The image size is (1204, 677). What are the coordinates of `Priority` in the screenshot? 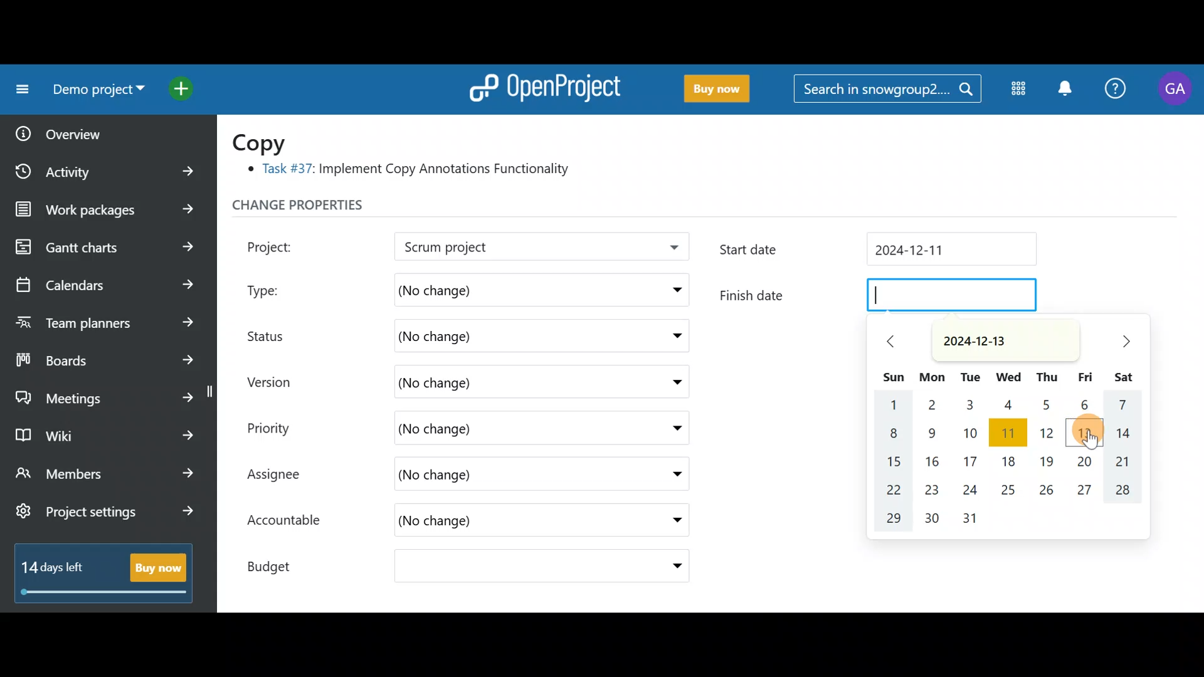 It's located at (282, 426).